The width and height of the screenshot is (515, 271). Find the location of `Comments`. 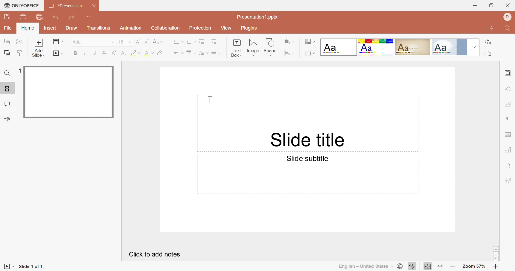

Comments is located at coordinates (8, 104).